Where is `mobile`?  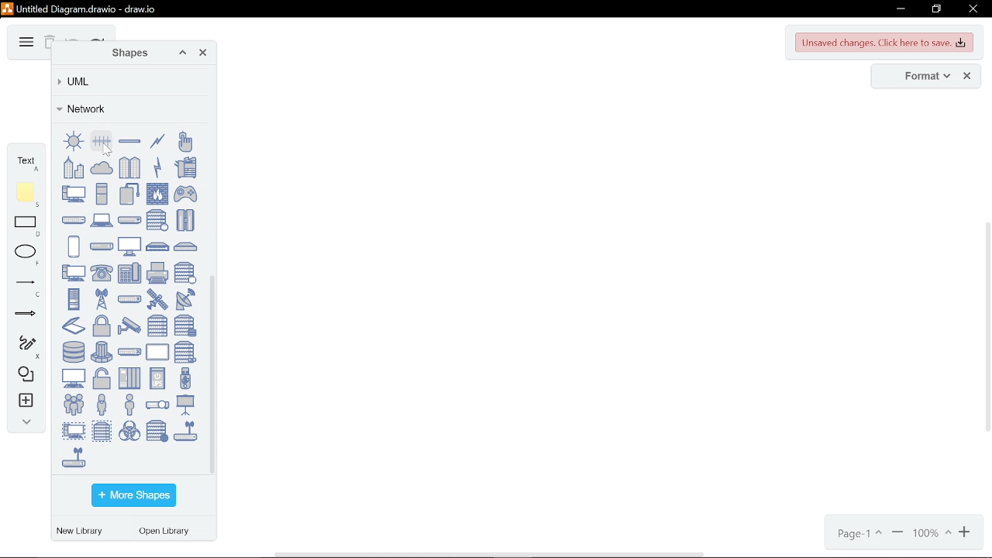
mobile is located at coordinates (74, 246).